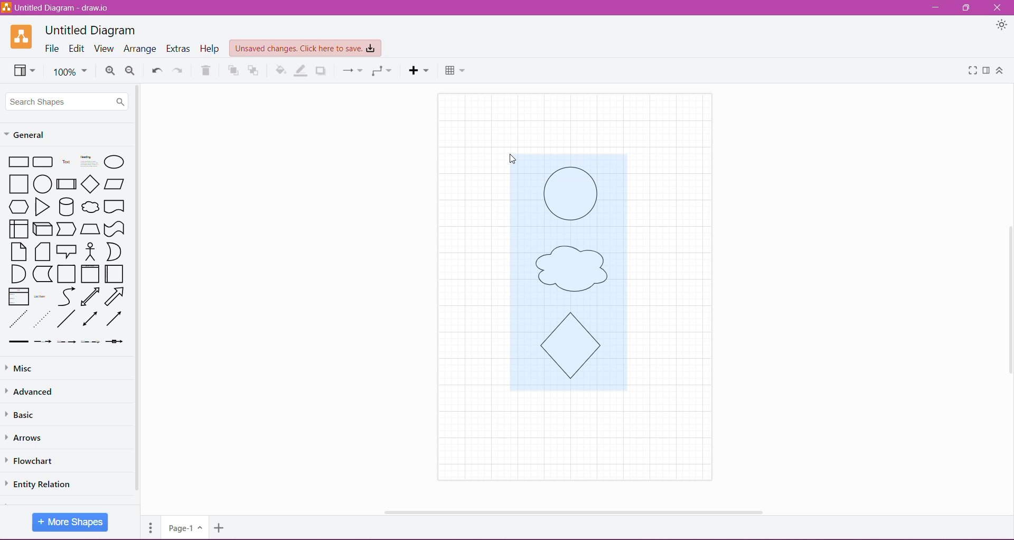  What do you see at coordinates (68, 101) in the screenshot?
I see `Search Shapes` at bounding box center [68, 101].